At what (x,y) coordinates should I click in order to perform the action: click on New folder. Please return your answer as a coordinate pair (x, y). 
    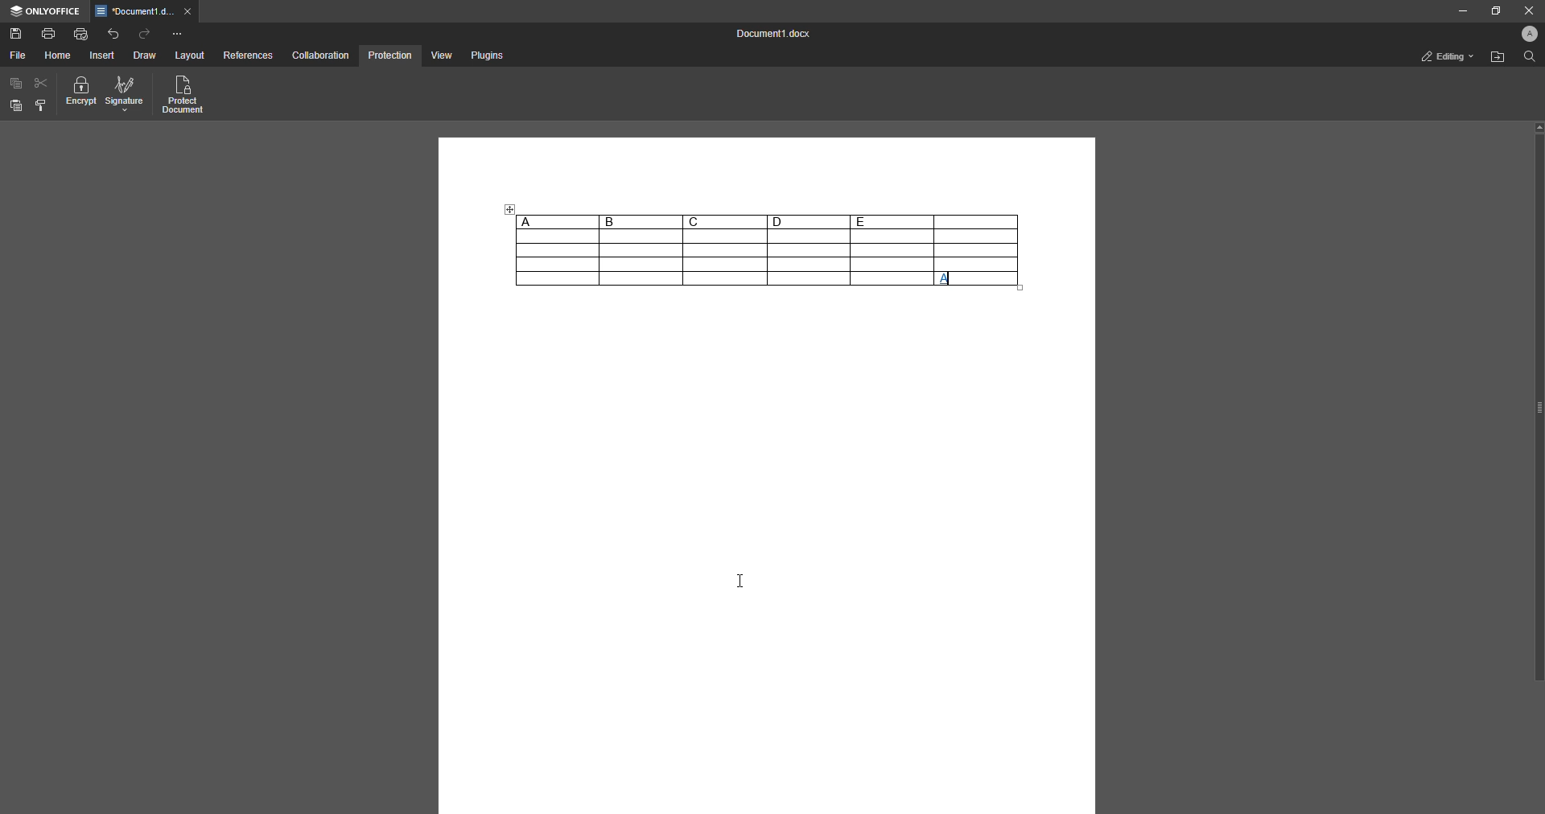
    Looking at the image, I should click on (1495, 59).